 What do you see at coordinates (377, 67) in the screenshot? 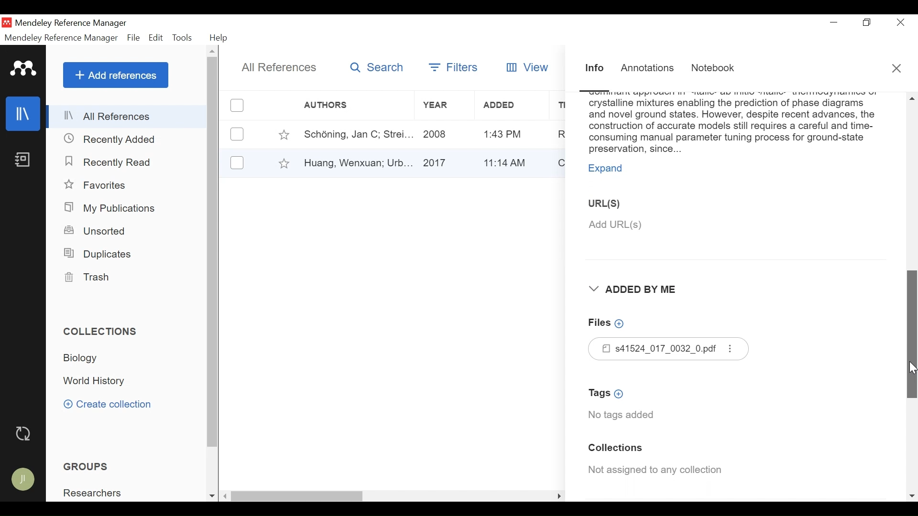
I see `Search` at bounding box center [377, 67].